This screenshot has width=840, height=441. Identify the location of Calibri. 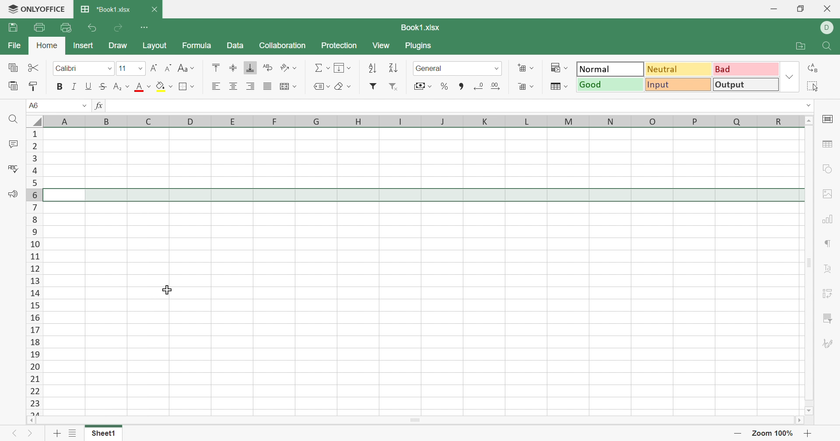
(72, 69).